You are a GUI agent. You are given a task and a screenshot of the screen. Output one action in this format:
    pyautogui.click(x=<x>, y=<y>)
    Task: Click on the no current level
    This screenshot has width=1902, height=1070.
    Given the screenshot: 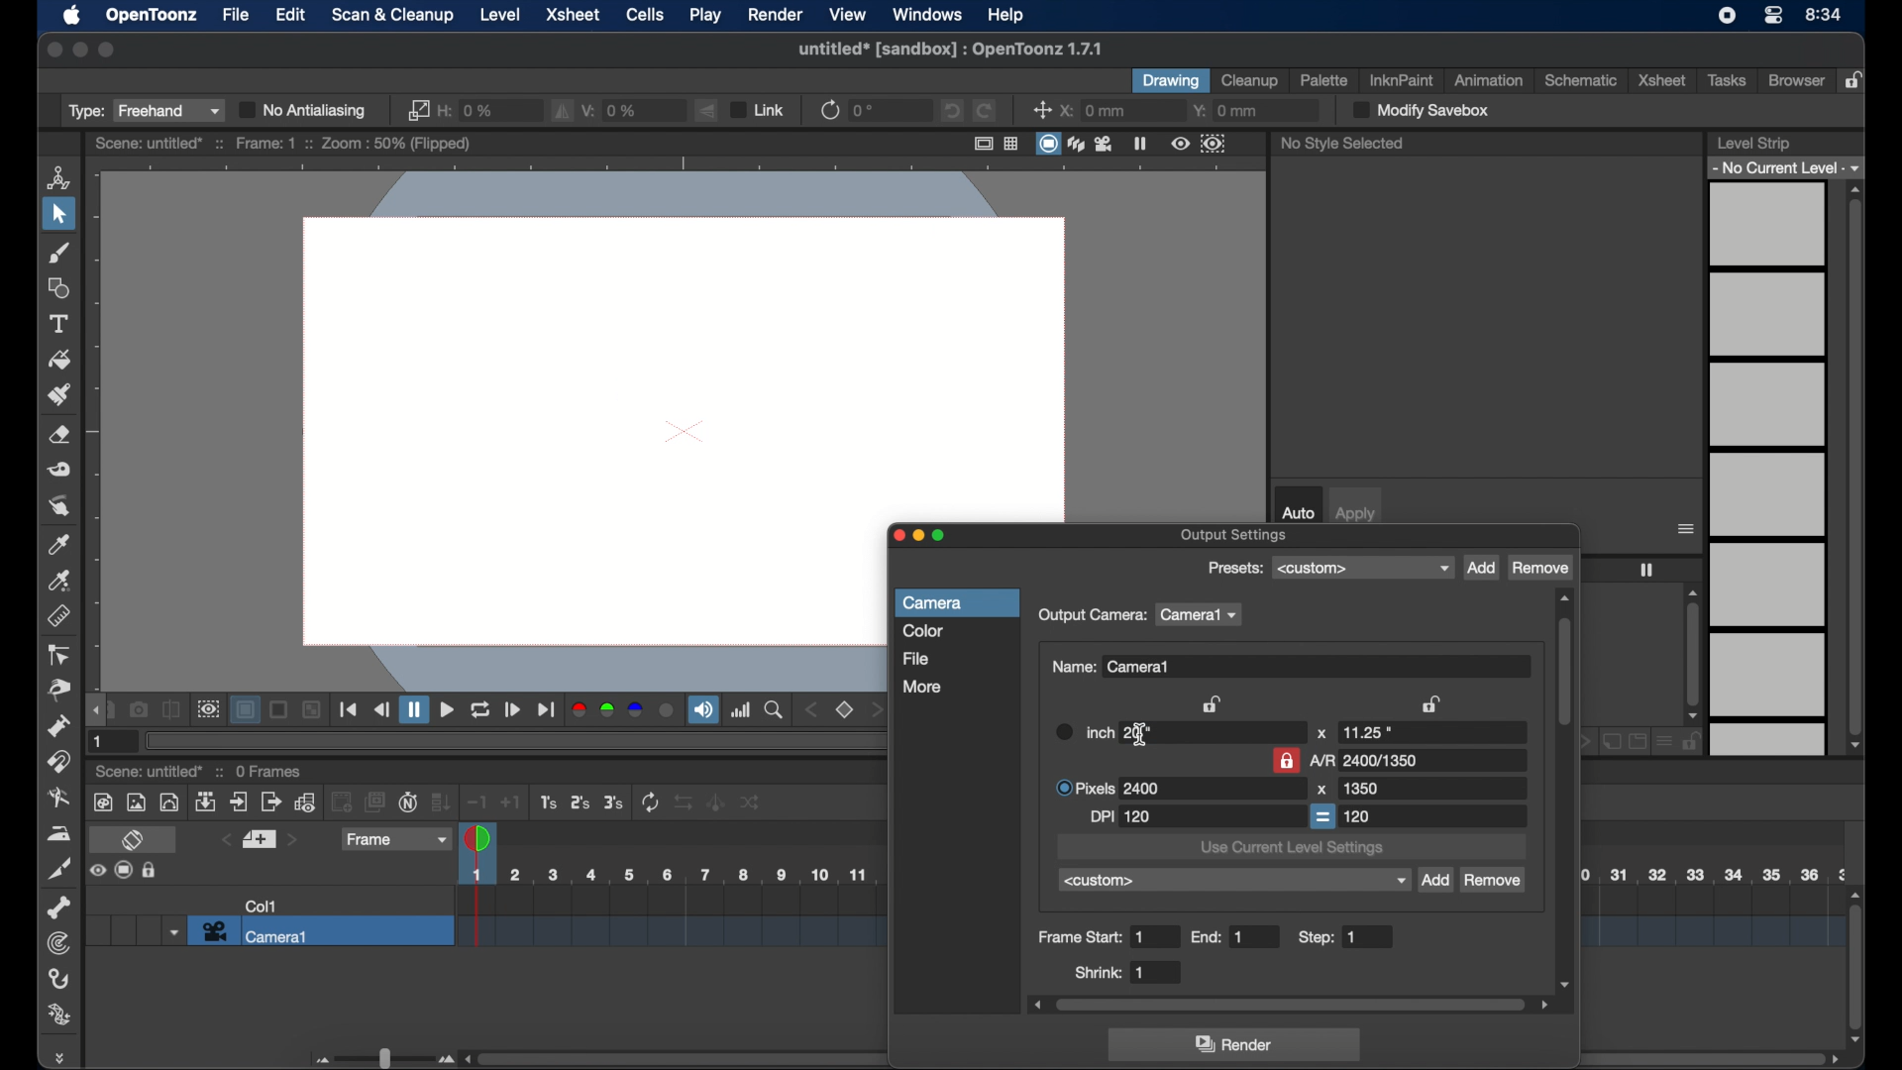 What is the action you would take?
    pyautogui.click(x=1788, y=166)
    